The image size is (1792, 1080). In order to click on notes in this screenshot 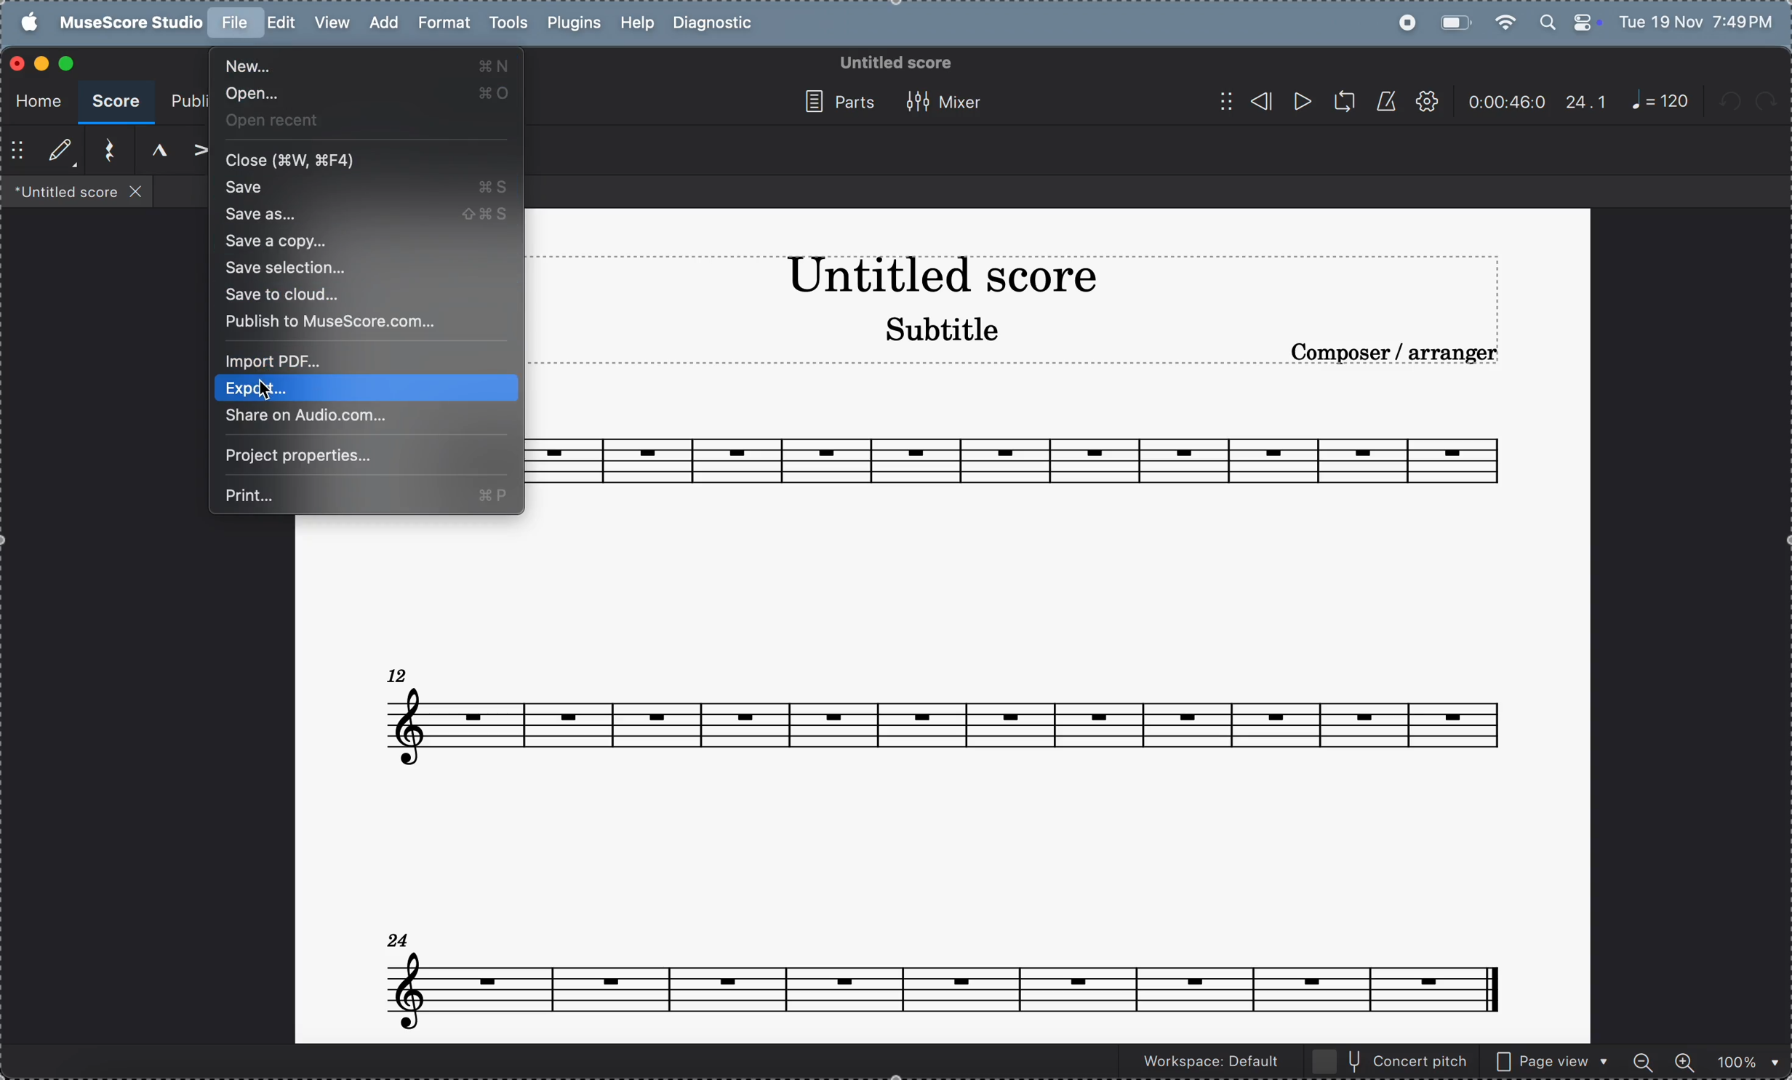, I will do `click(953, 714)`.